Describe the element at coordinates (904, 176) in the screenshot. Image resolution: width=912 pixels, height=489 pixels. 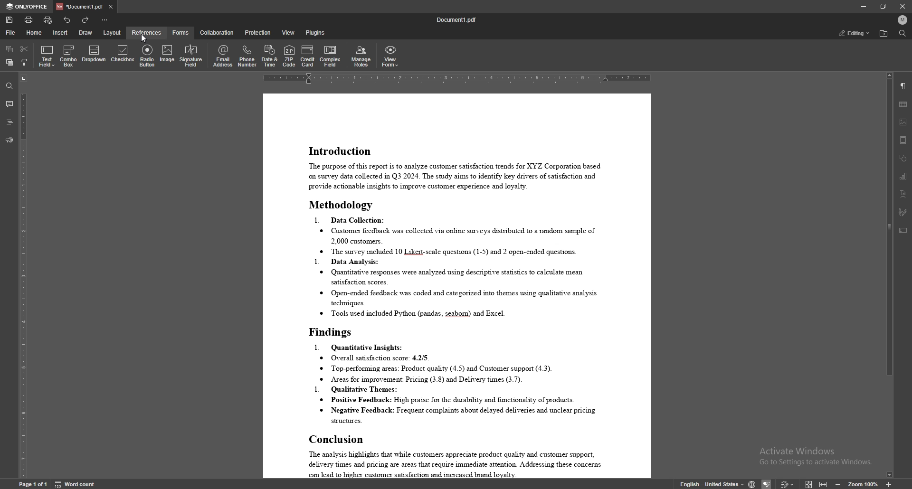
I see `chart` at that location.